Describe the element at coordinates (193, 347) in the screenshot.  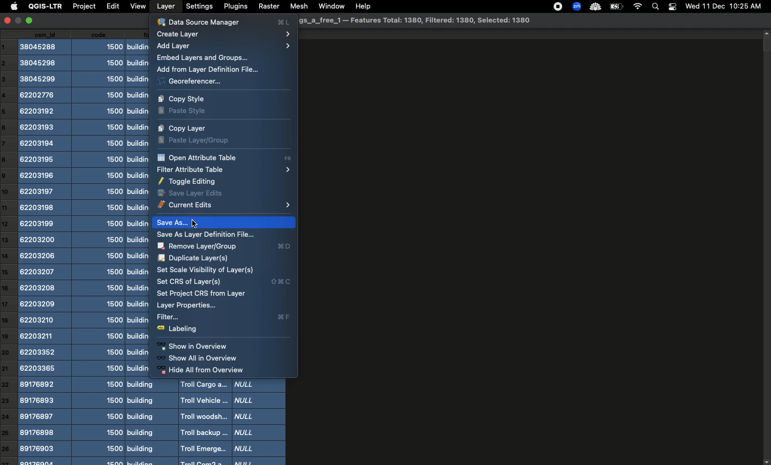
I see `Show in overview` at that location.